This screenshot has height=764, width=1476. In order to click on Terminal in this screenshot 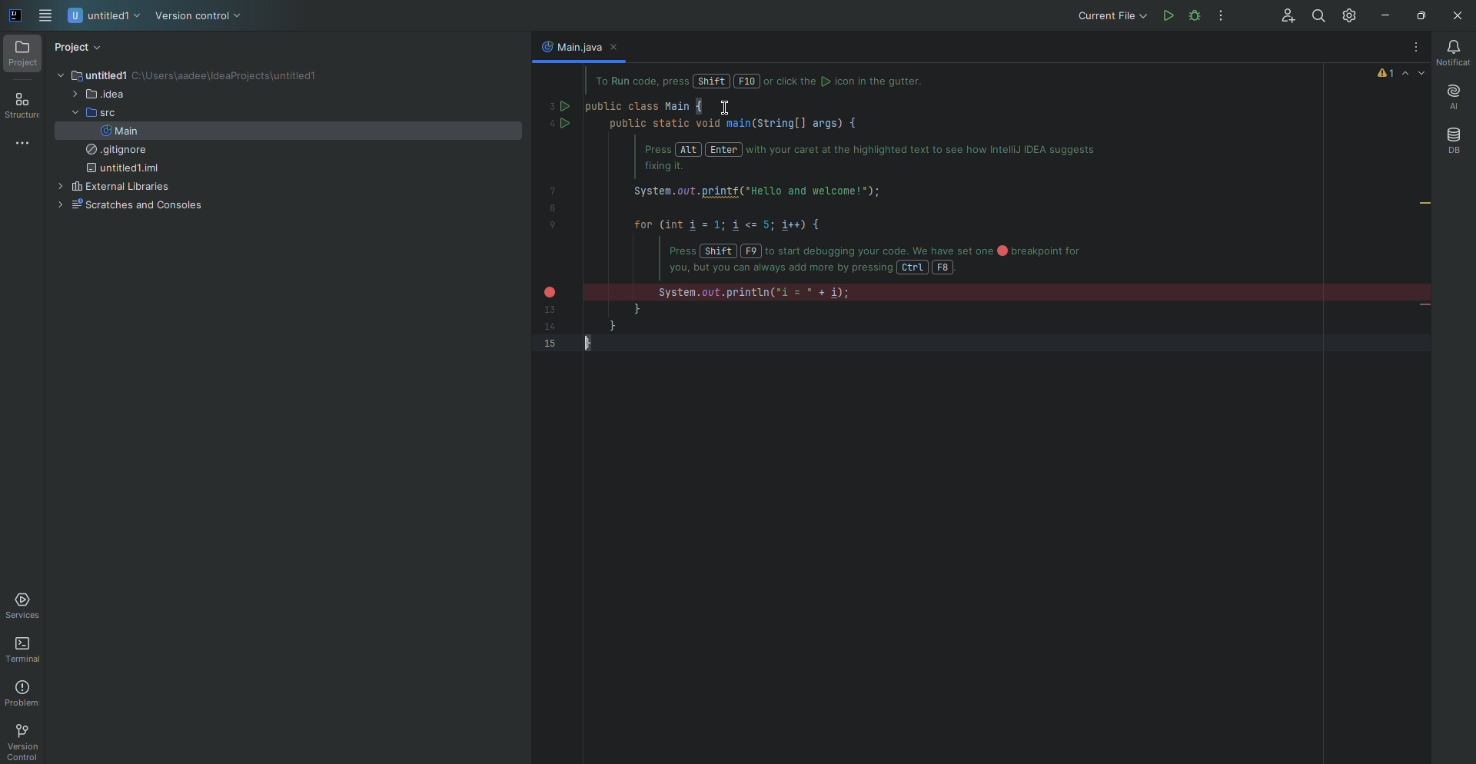, I will do `click(26, 650)`.